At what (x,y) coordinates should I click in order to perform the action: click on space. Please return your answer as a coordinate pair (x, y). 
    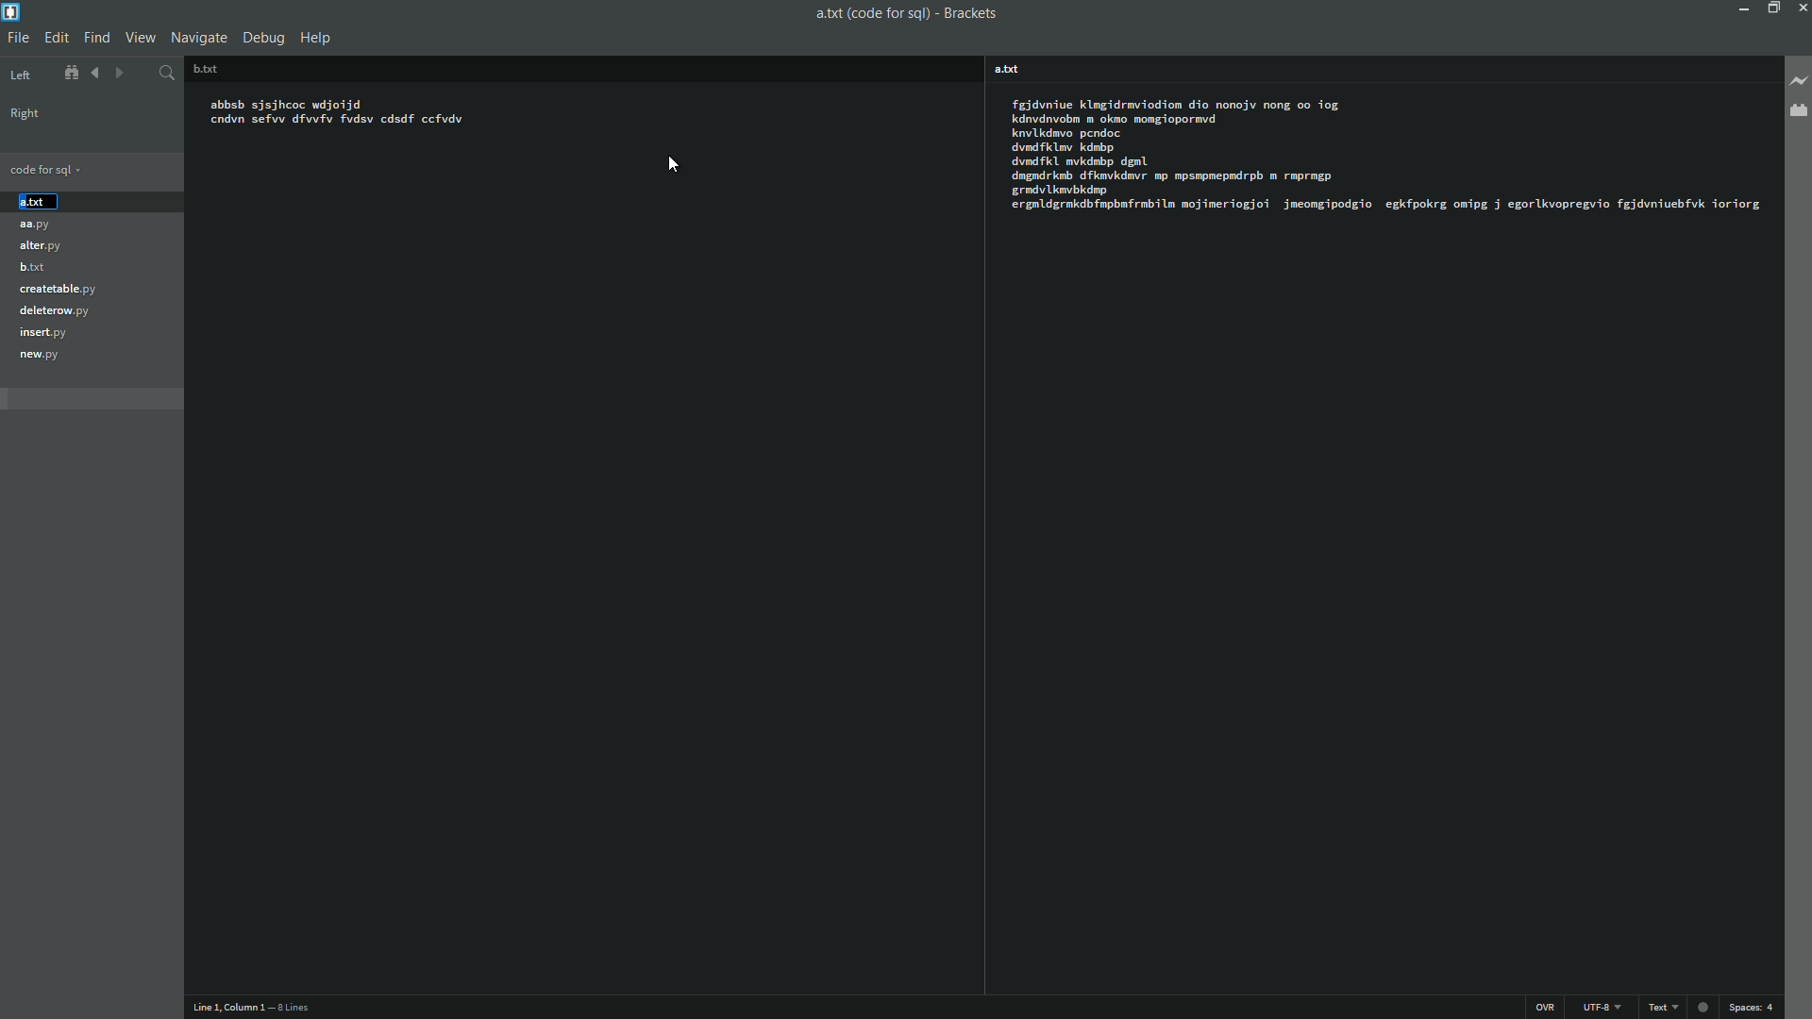
    Looking at the image, I should click on (1754, 1006).